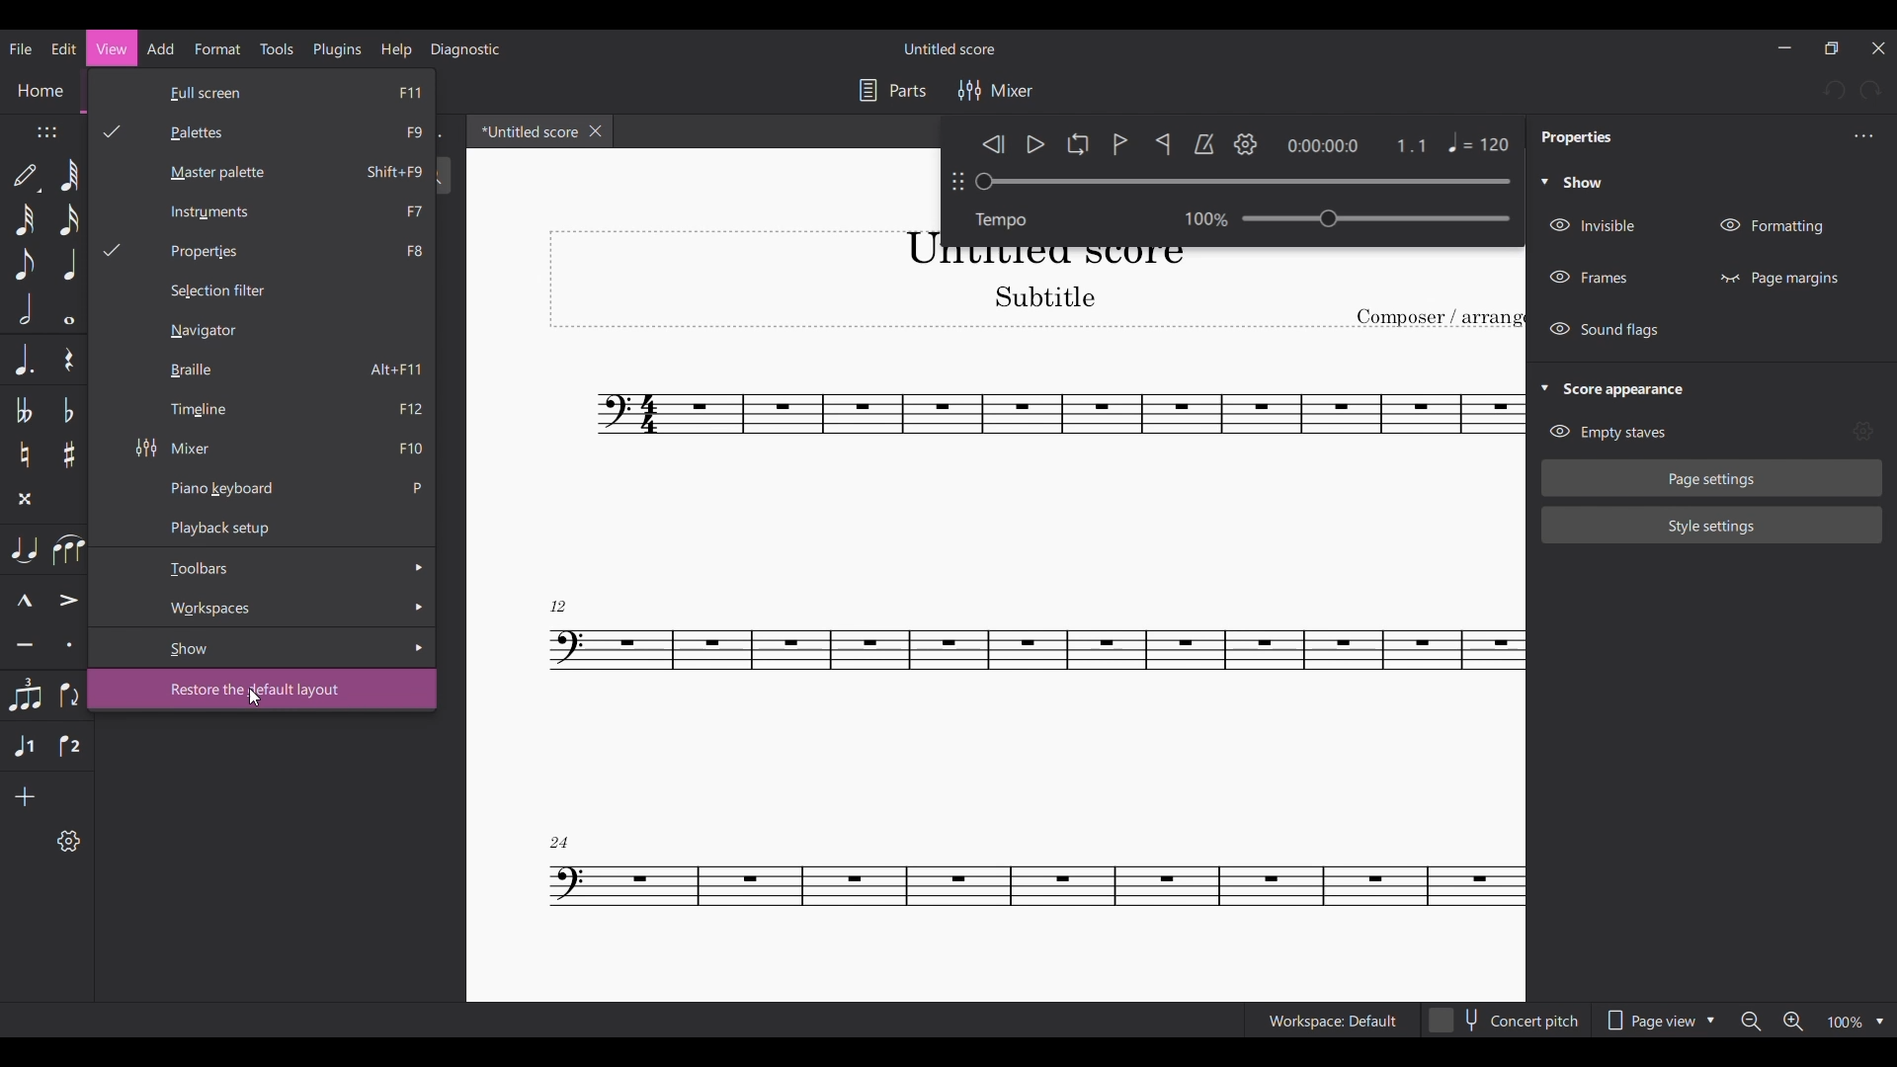 This screenshot has height=1067, width=1897. I want to click on Flip direction, so click(68, 696).